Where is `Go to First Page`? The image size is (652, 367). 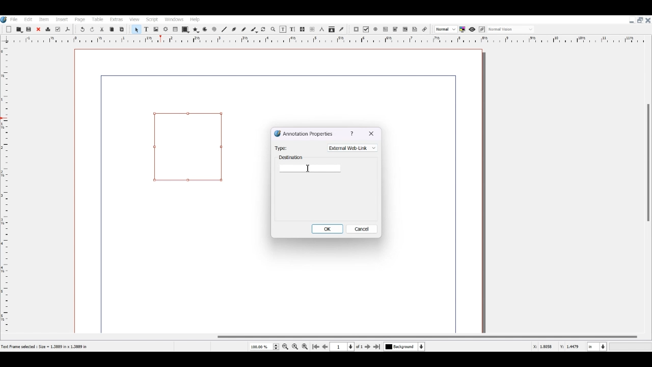 Go to First Page is located at coordinates (316, 347).